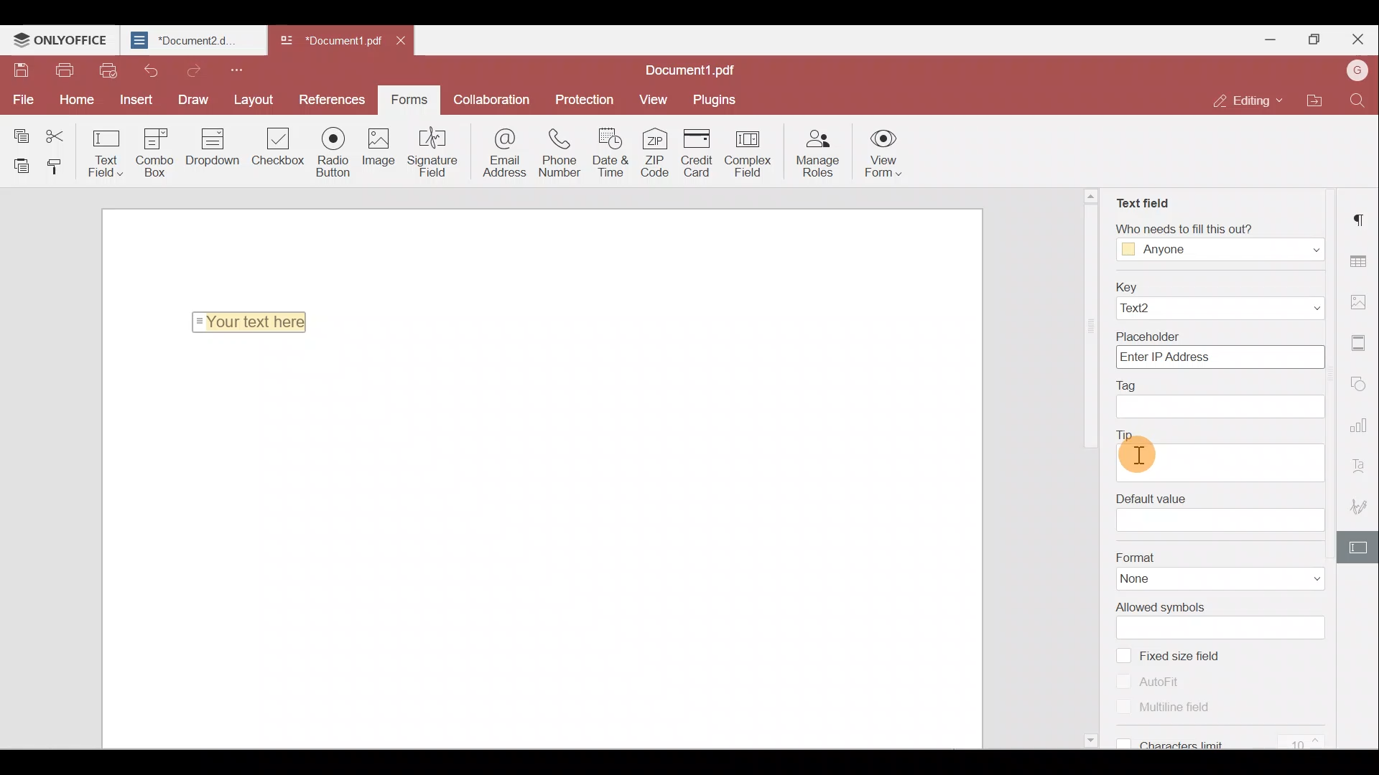 Image resolution: width=1379 pixels, height=775 pixels. Describe the element at coordinates (253, 321) in the screenshot. I see `Your text here` at that location.